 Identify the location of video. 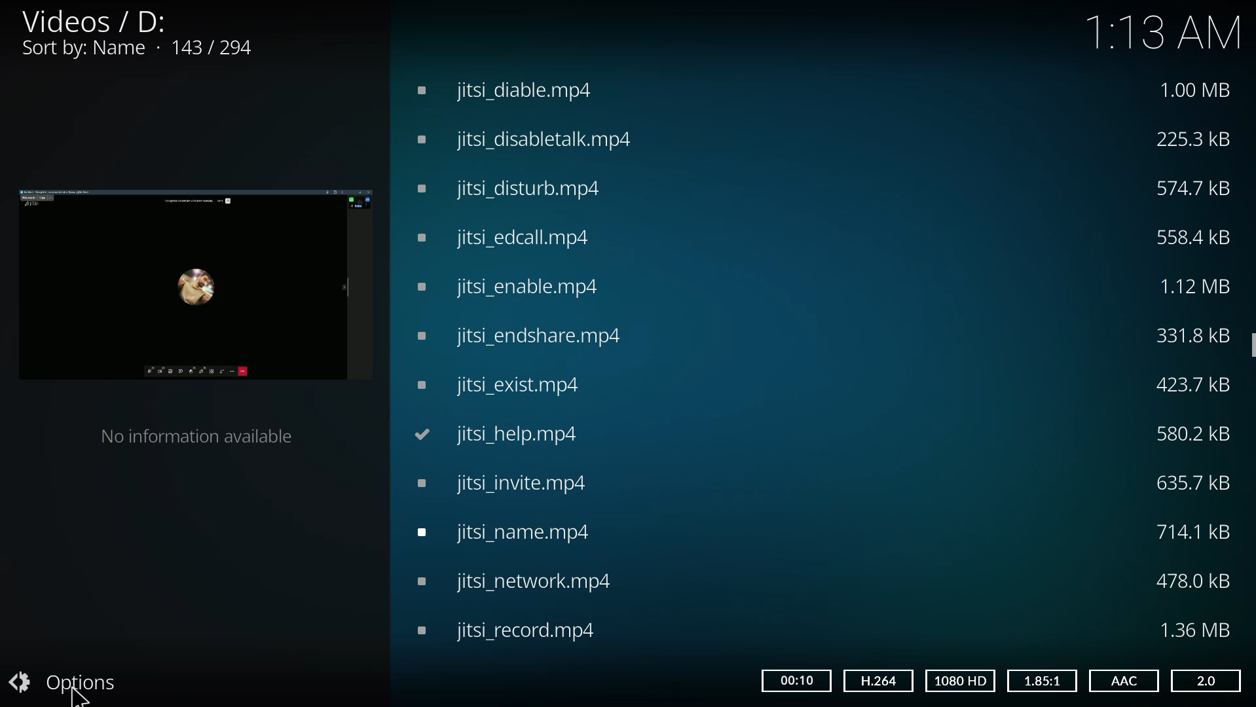
(494, 433).